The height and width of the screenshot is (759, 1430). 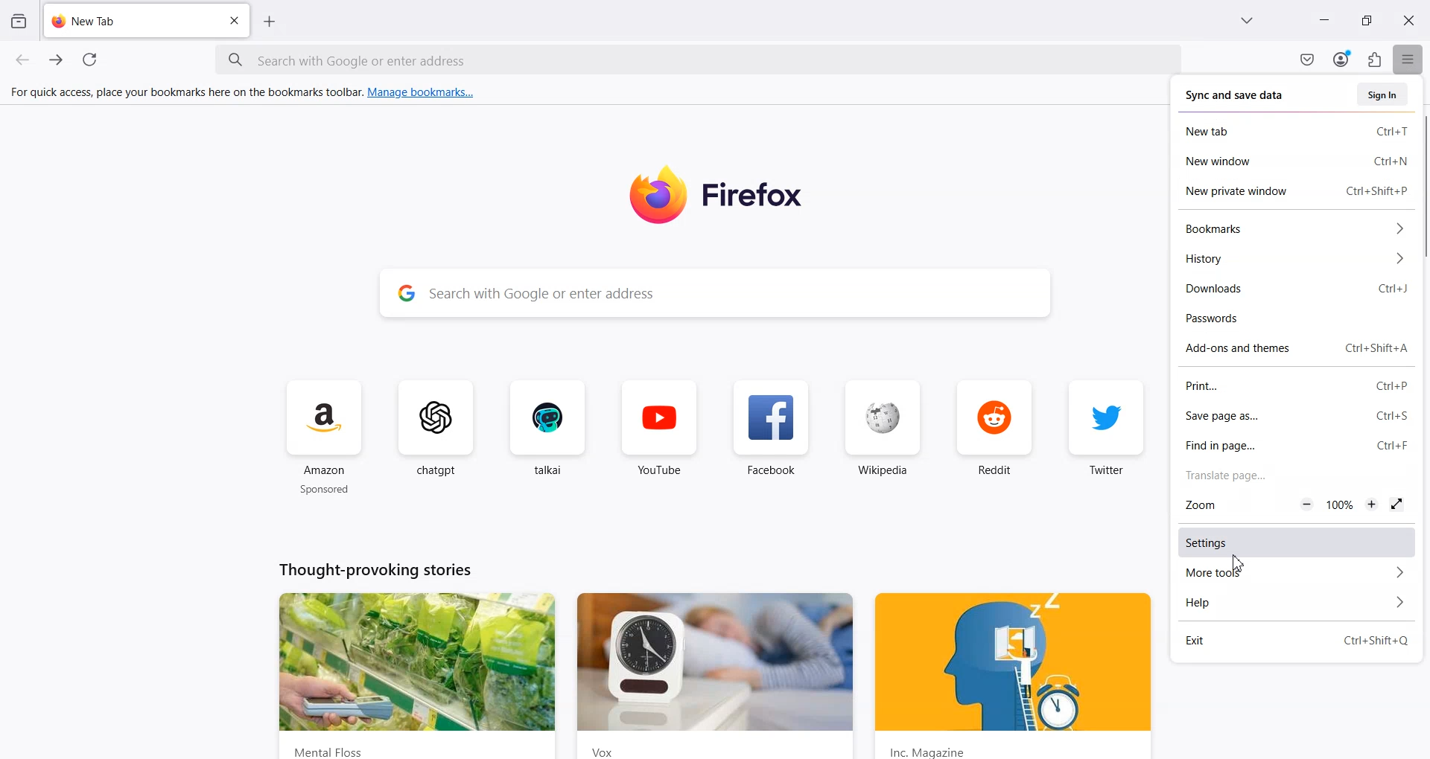 What do you see at coordinates (1300, 639) in the screenshot?
I see `Exit Ctrl+Shift+Q` at bounding box center [1300, 639].